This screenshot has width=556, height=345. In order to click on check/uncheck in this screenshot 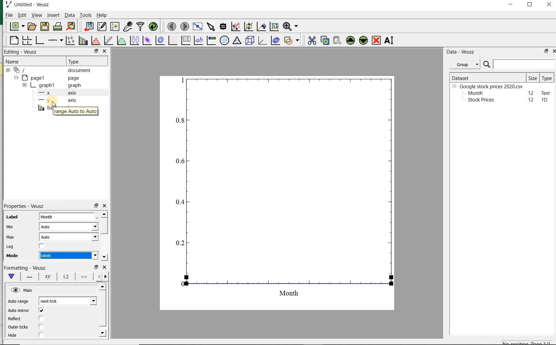, I will do `click(41, 335)`.